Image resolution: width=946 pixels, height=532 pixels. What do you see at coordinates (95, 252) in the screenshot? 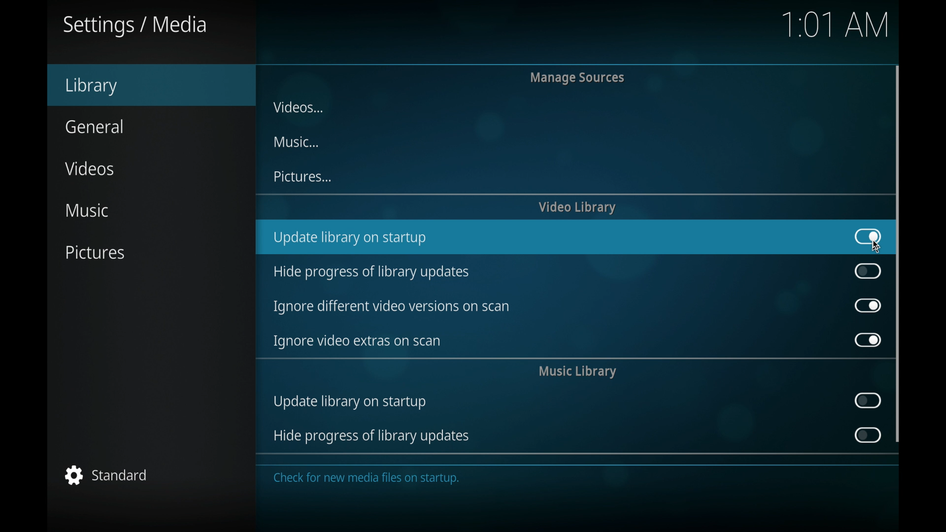
I see `pictures` at bounding box center [95, 252].